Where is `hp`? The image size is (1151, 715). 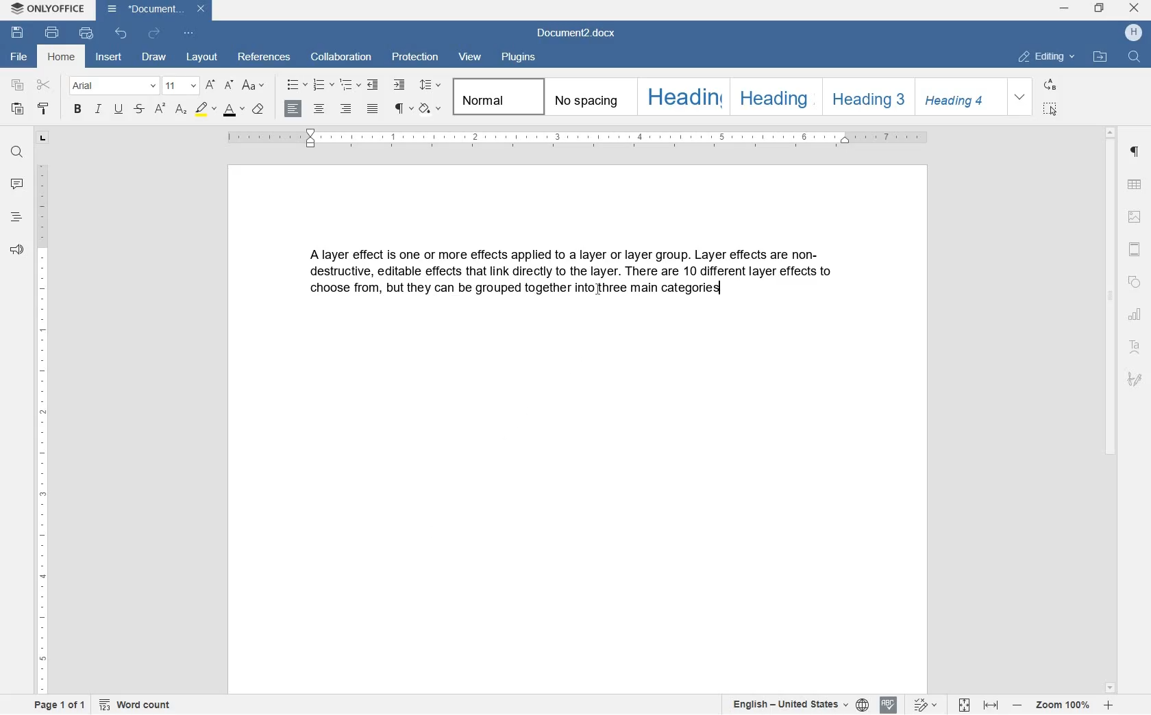 hp is located at coordinates (1135, 33).